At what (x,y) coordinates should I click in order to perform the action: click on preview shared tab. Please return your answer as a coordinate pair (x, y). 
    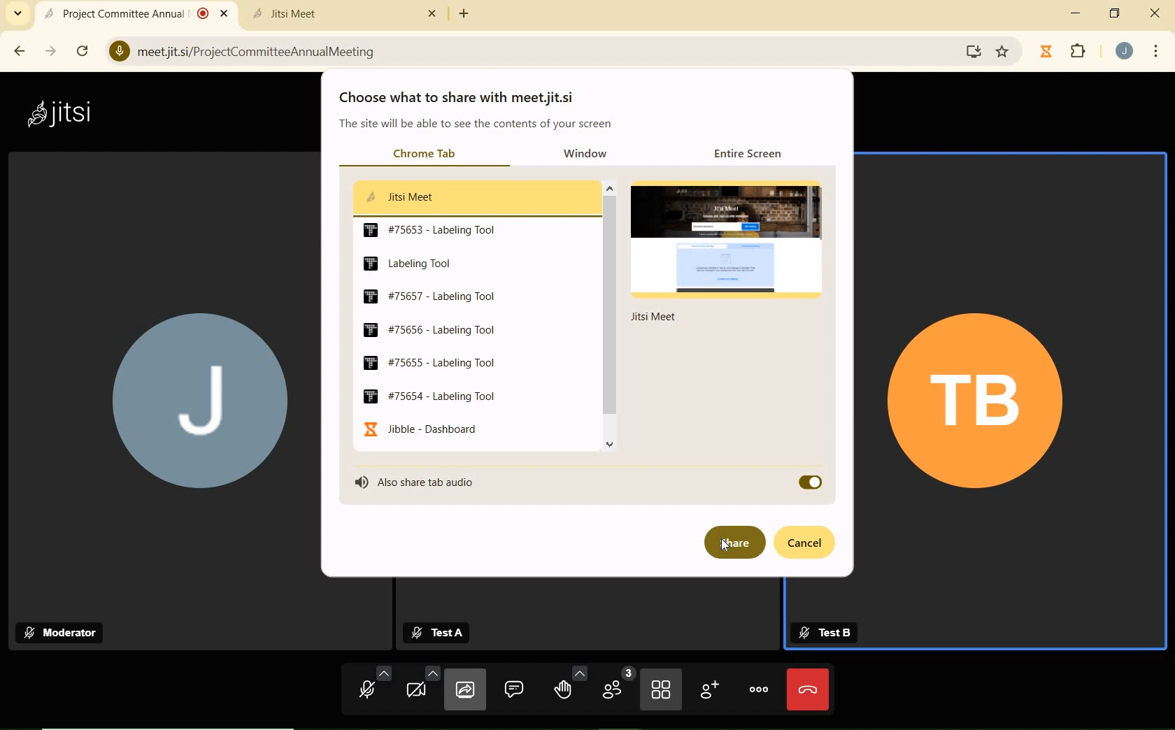
    Looking at the image, I should click on (732, 253).